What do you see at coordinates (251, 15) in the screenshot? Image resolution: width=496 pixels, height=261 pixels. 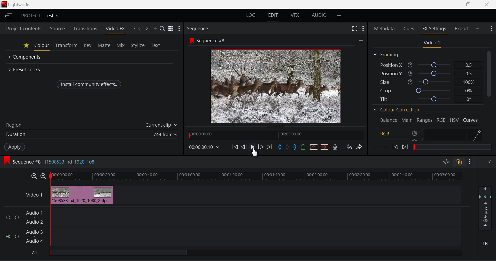 I see `LOG Layout` at bounding box center [251, 15].